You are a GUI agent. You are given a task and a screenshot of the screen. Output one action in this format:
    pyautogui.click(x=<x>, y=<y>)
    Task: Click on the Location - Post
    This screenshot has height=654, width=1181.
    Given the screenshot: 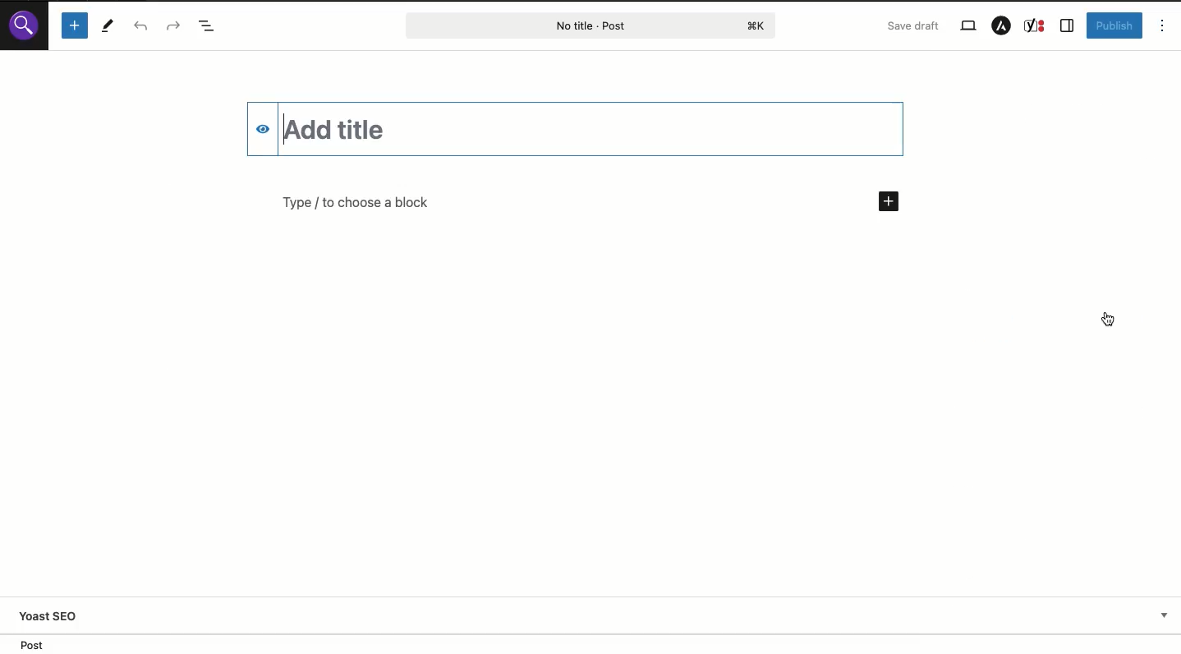 What is the action you would take?
    pyautogui.click(x=594, y=644)
    